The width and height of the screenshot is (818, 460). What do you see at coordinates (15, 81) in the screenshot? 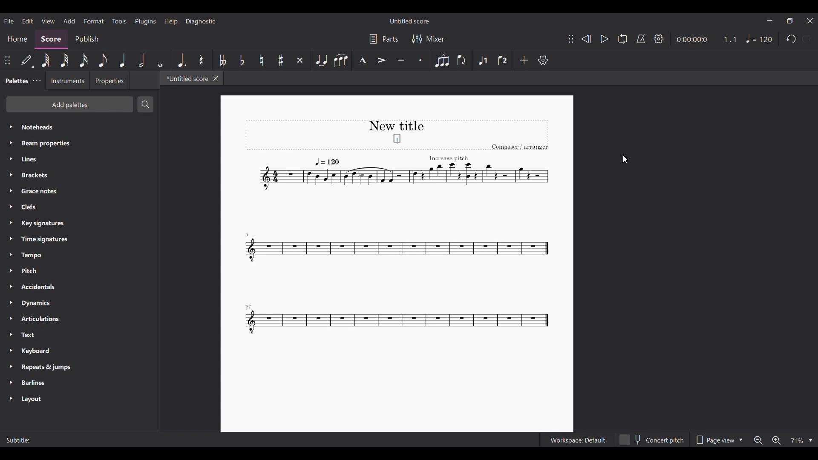
I see `Palettes` at bounding box center [15, 81].